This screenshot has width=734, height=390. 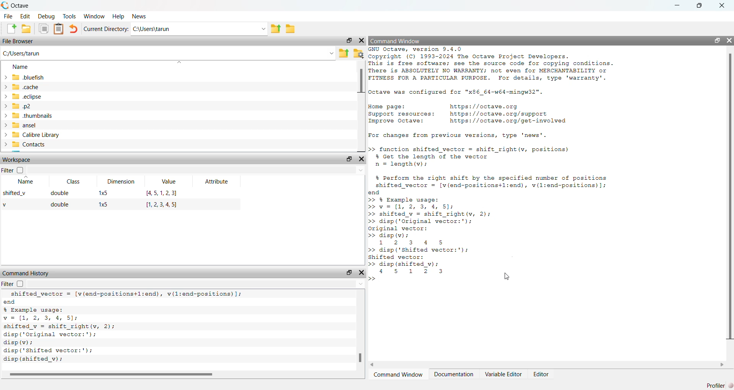 What do you see at coordinates (161, 193) in the screenshot?
I see `[4,5,1,2,3]` at bounding box center [161, 193].